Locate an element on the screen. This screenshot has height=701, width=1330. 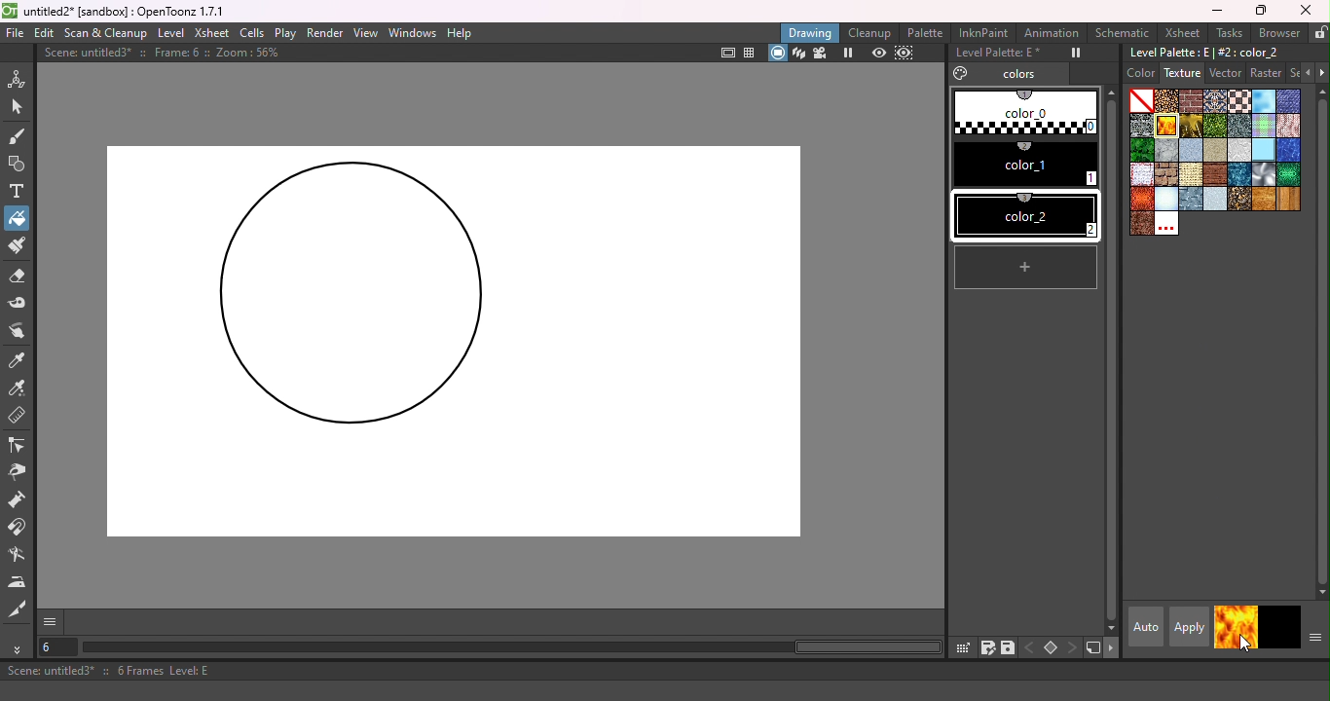
woodgran.bmp is located at coordinates (1264, 199).